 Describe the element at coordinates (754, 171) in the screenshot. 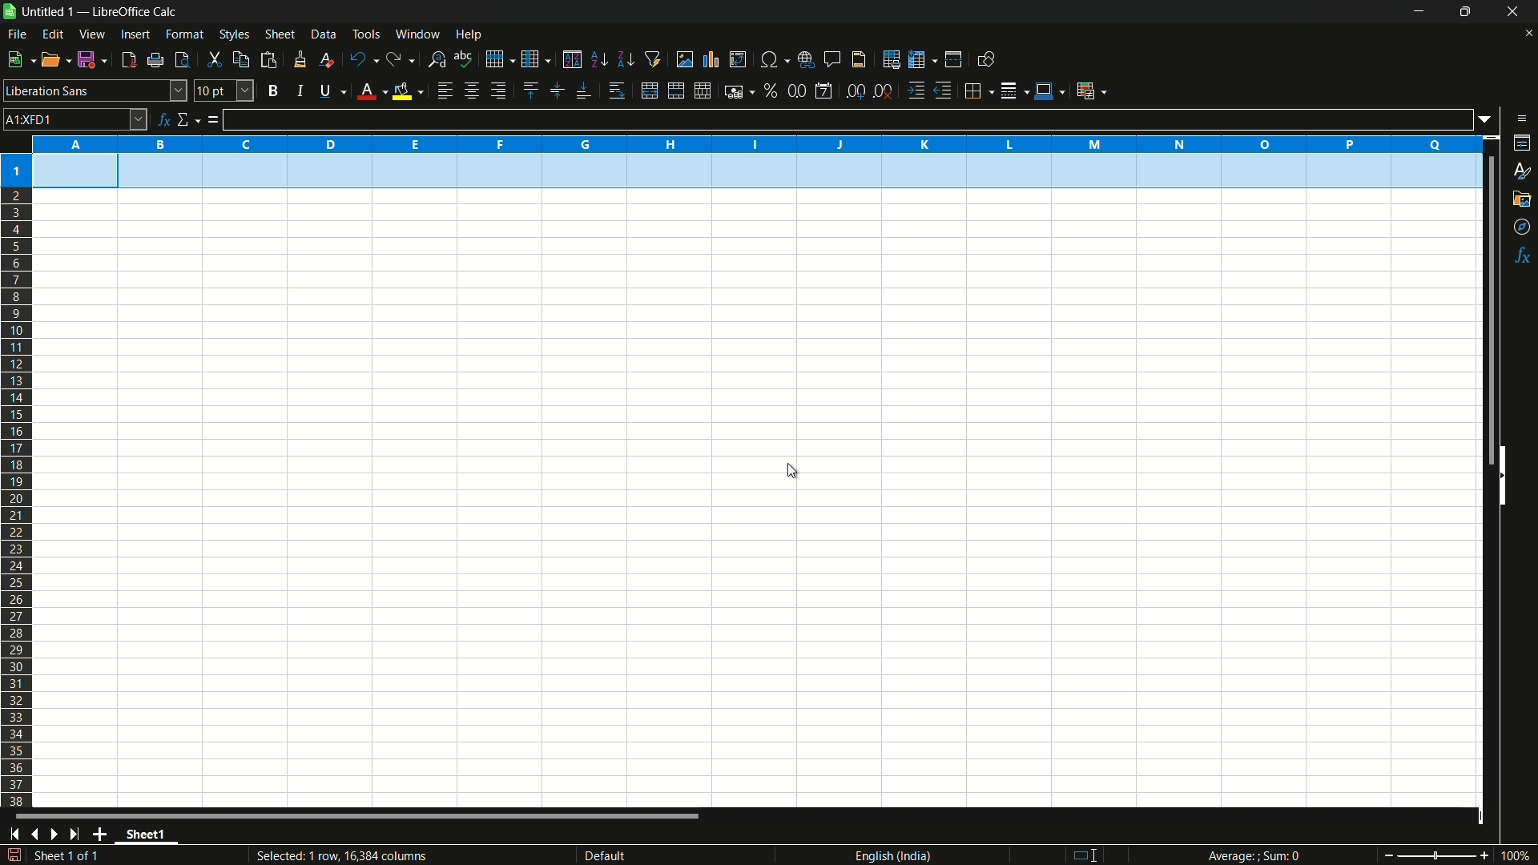

I see `row height changed to 0.90 cm` at that location.